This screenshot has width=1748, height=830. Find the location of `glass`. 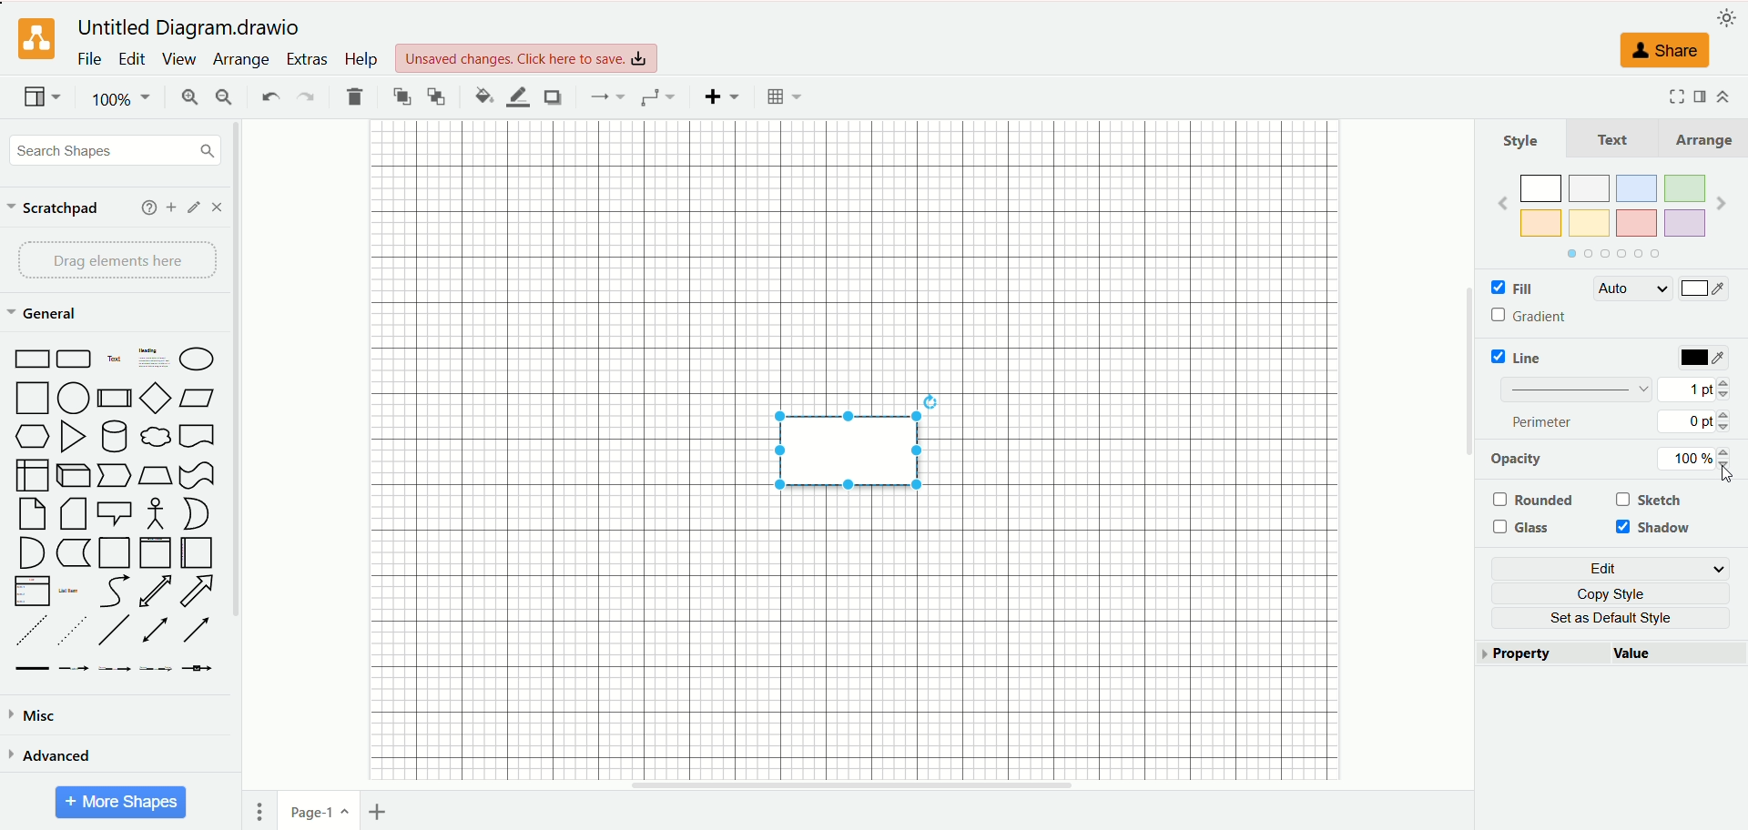

glass is located at coordinates (1526, 528).